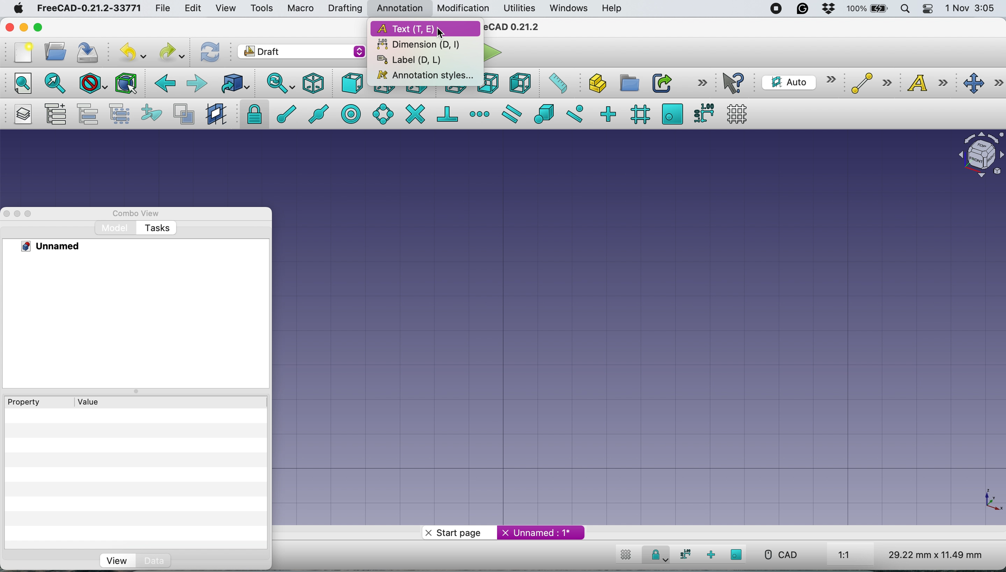 The image size is (1006, 572). What do you see at coordinates (450, 532) in the screenshot?
I see `start page` at bounding box center [450, 532].